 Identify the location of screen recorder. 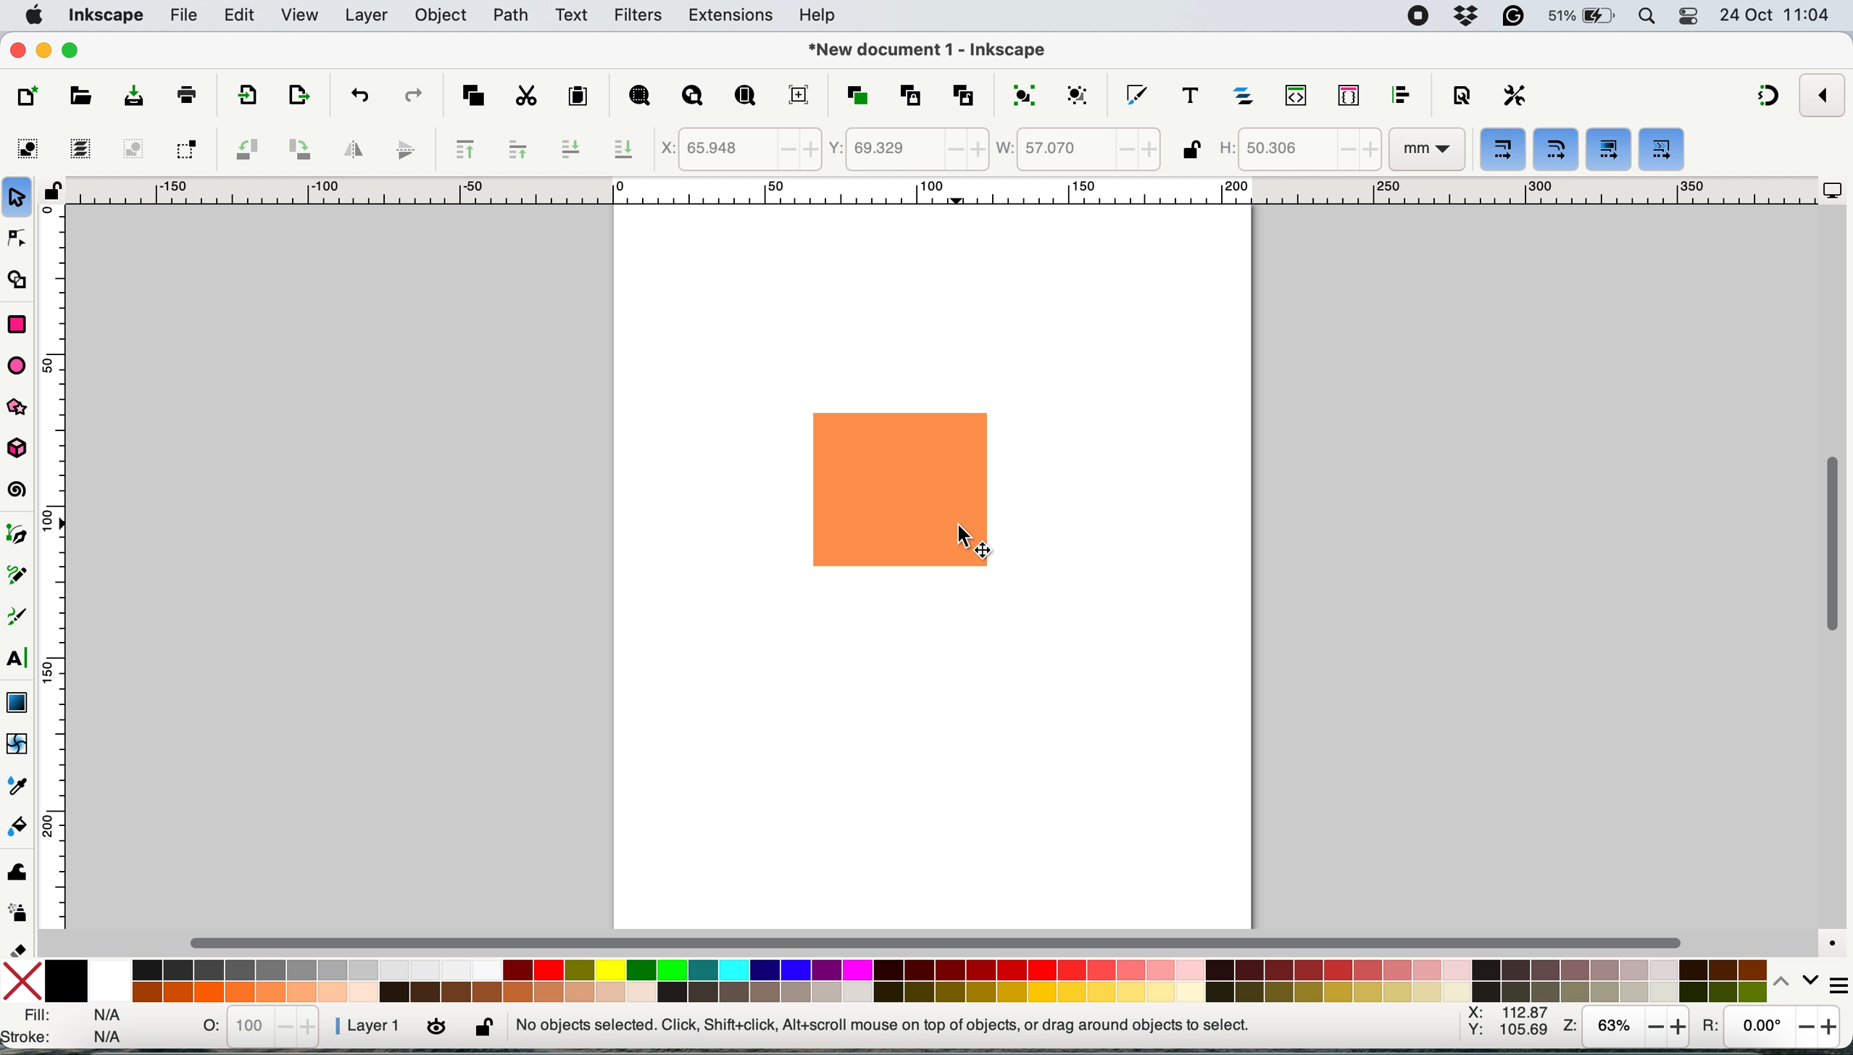
(1418, 16).